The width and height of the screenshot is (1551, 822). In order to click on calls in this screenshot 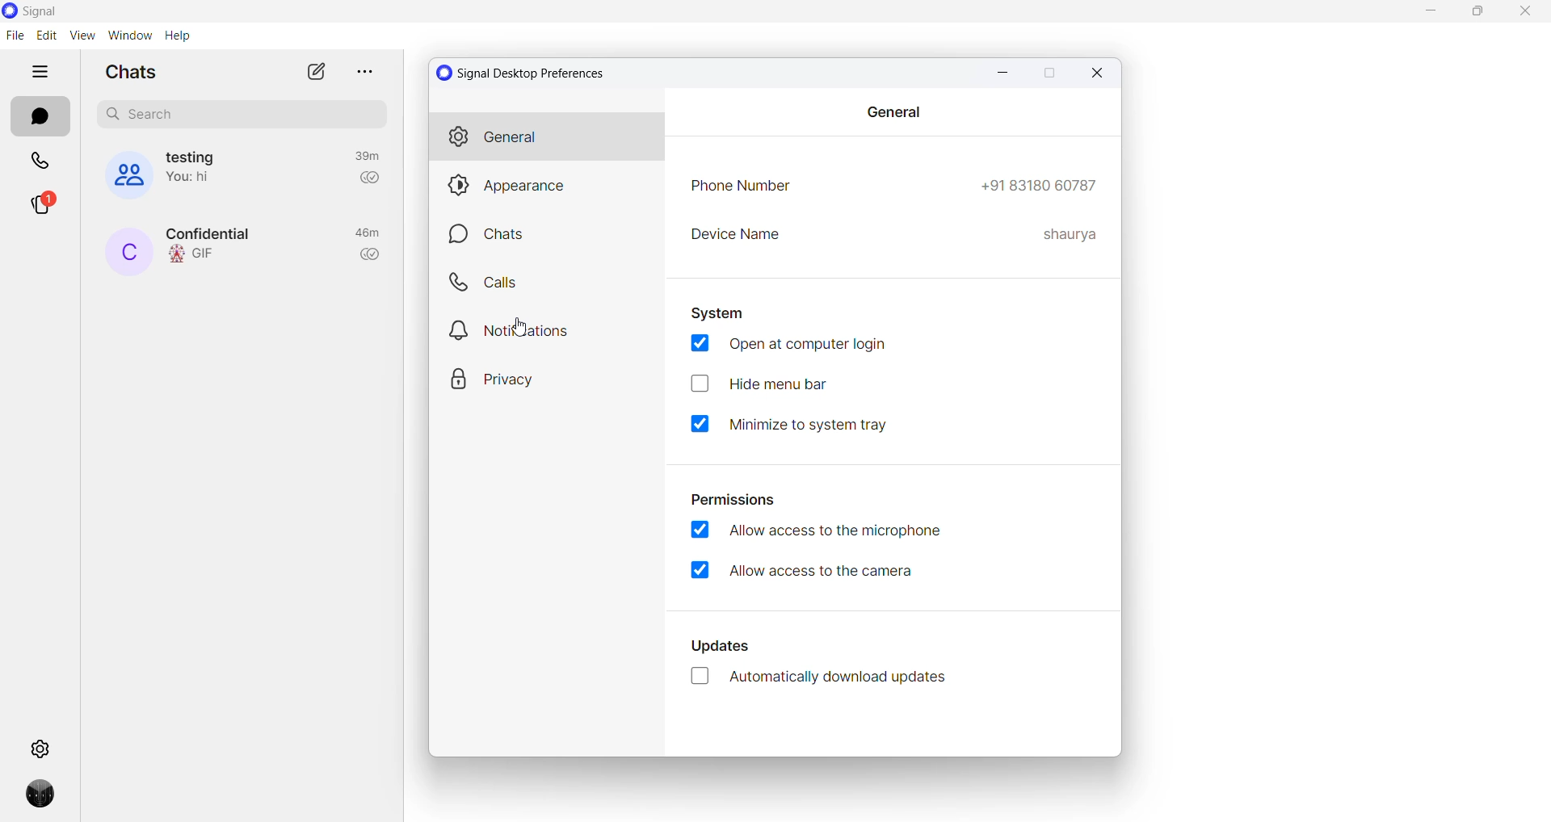, I will do `click(40, 162)`.